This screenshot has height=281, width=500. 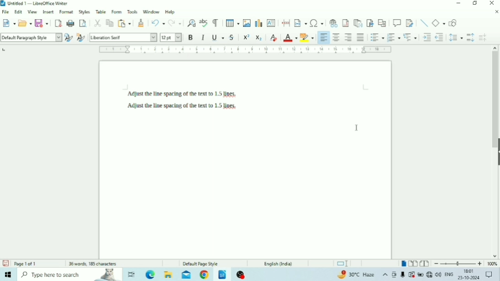 I want to click on Insert Endnote, so click(x=358, y=22).